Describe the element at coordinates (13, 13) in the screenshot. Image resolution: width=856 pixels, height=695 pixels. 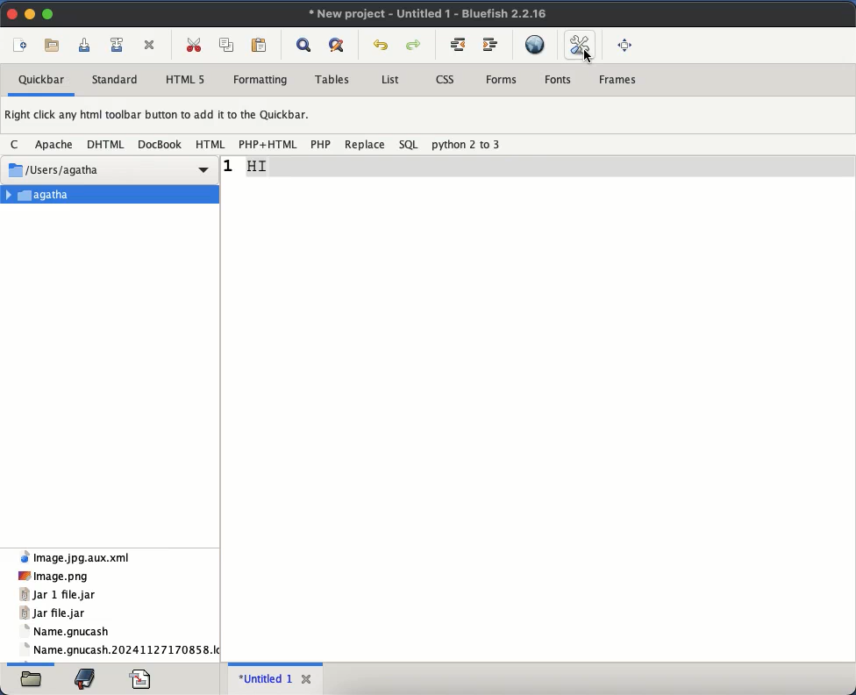
I see `close` at that location.